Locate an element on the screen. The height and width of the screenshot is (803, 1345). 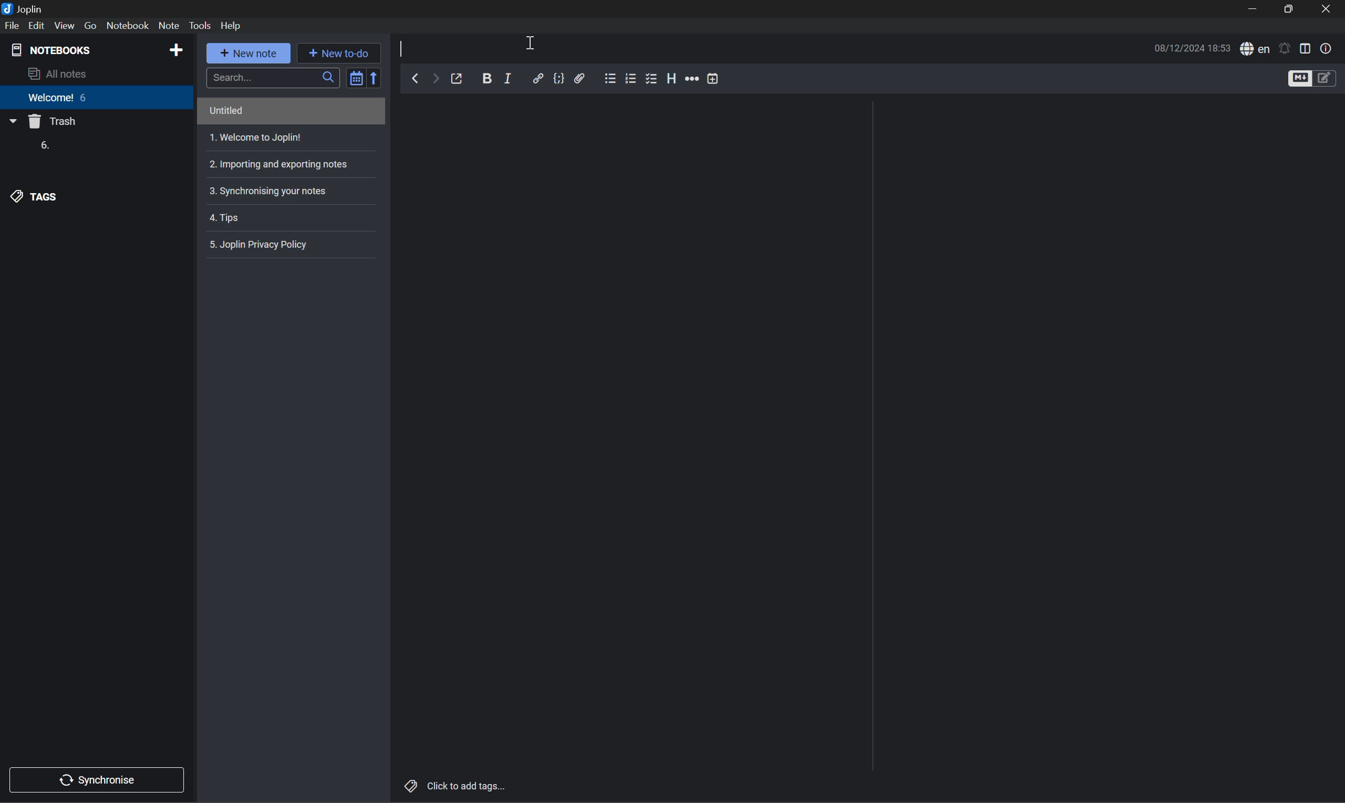
Spell checker is located at coordinates (1253, 49).